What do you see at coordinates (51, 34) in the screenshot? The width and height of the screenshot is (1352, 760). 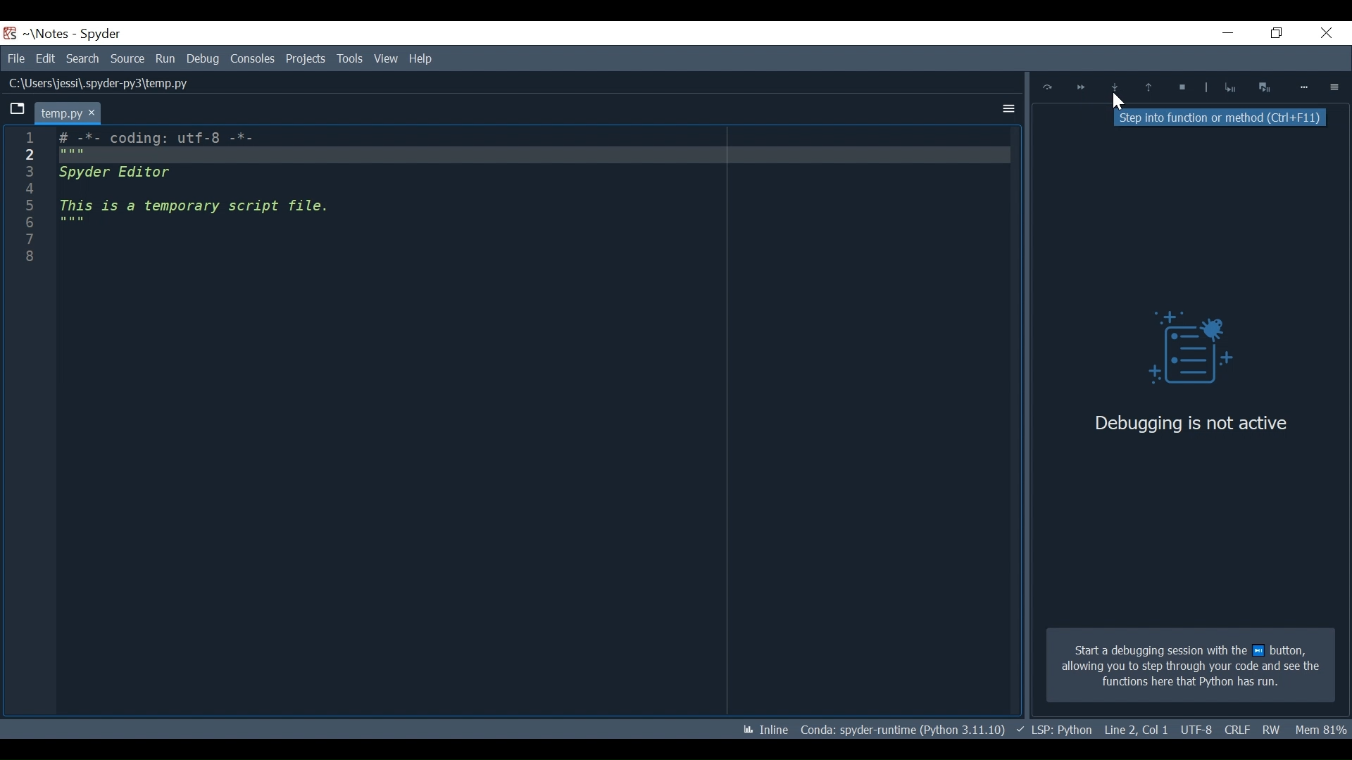 I see `Projects Name` at bounding box center [51, 34].